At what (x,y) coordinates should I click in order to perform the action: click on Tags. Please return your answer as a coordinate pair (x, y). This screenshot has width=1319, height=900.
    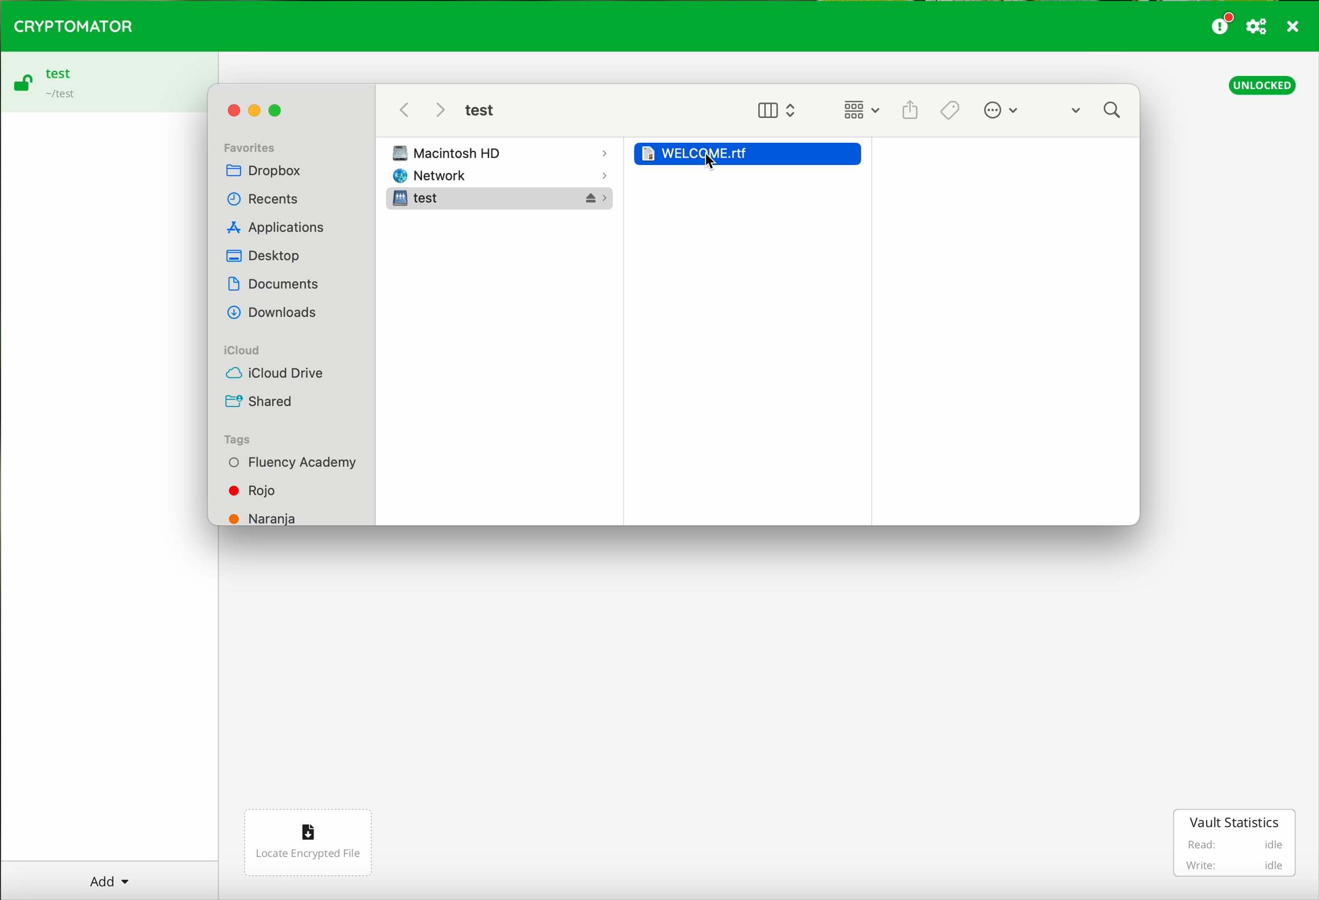
    Looking at the image, I should click on (951, 109).